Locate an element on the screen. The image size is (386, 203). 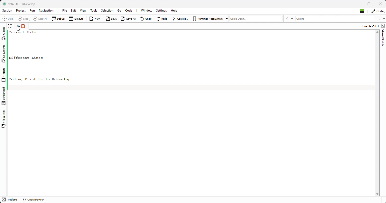
File System is located at coordinates (4, 119).